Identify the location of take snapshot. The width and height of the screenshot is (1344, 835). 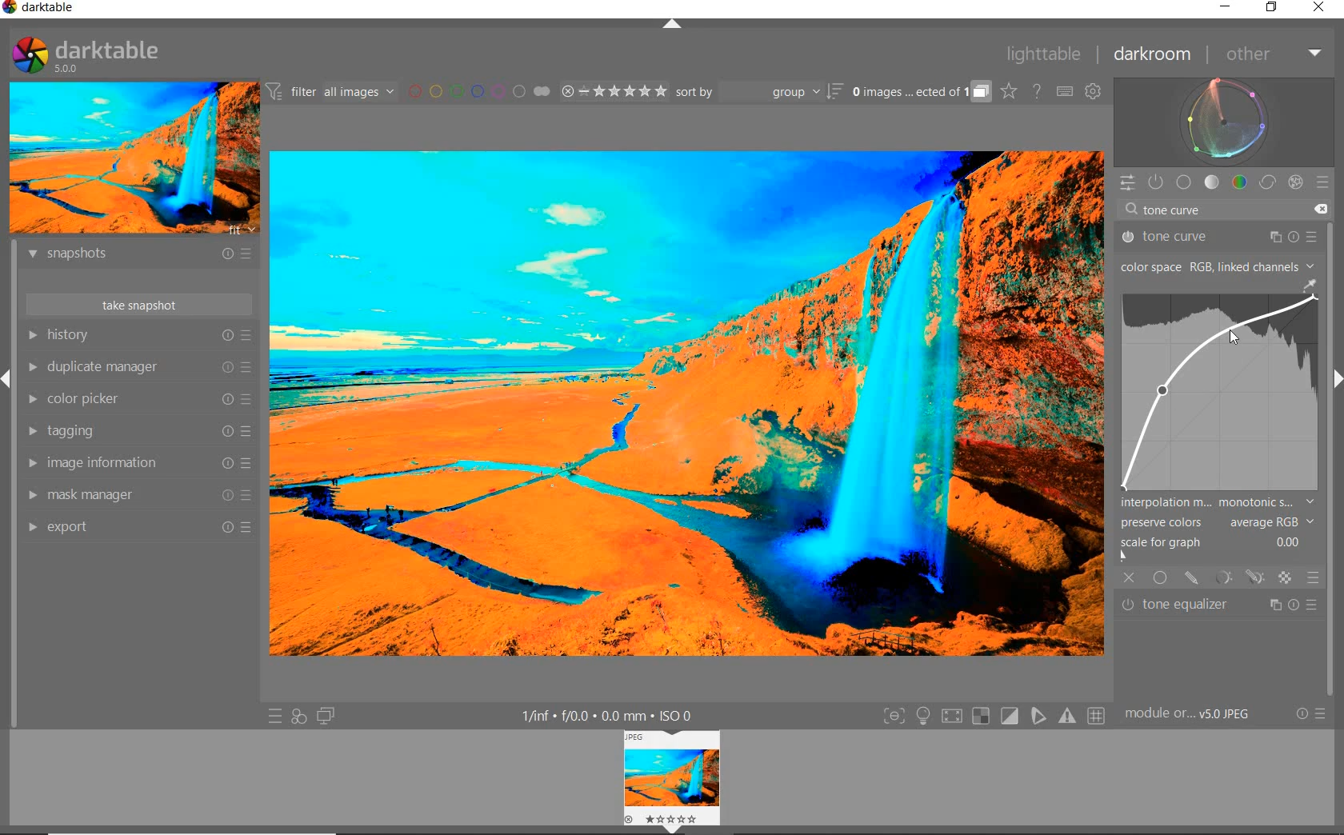
(138, 303).